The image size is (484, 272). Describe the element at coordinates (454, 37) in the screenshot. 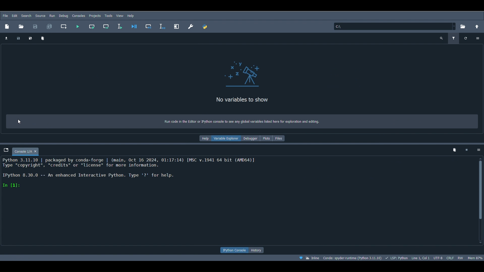

I see `Filter variables` at that location.